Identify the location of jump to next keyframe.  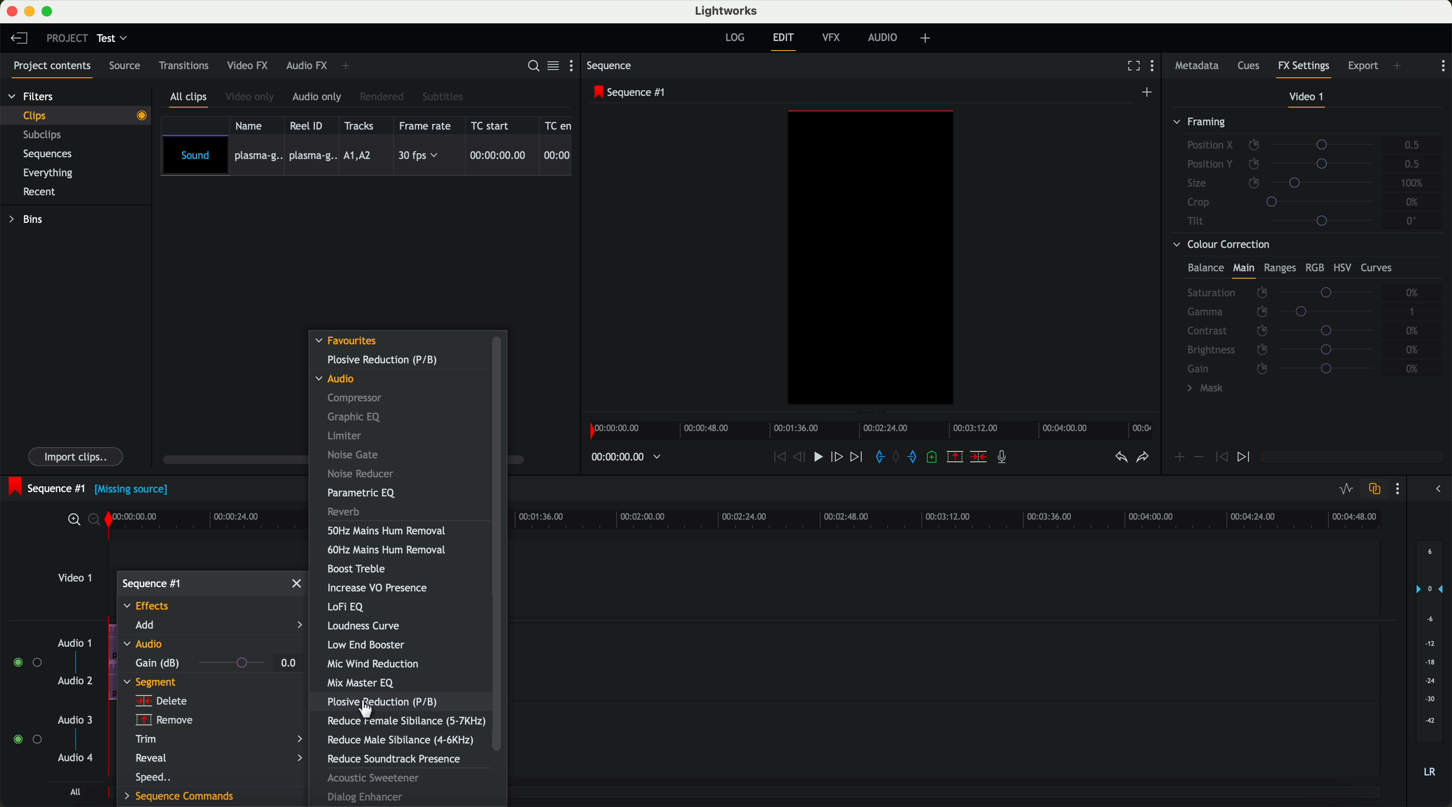
(1245, 458).